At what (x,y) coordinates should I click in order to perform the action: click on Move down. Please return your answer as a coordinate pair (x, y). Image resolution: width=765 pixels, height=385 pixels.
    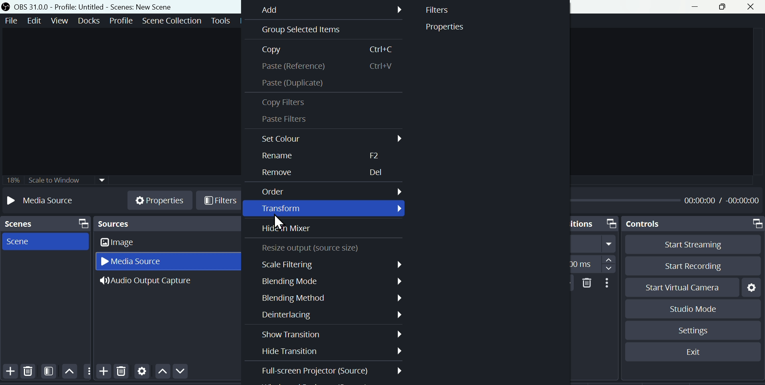
    Looking at the image, I should click on (177, 372).